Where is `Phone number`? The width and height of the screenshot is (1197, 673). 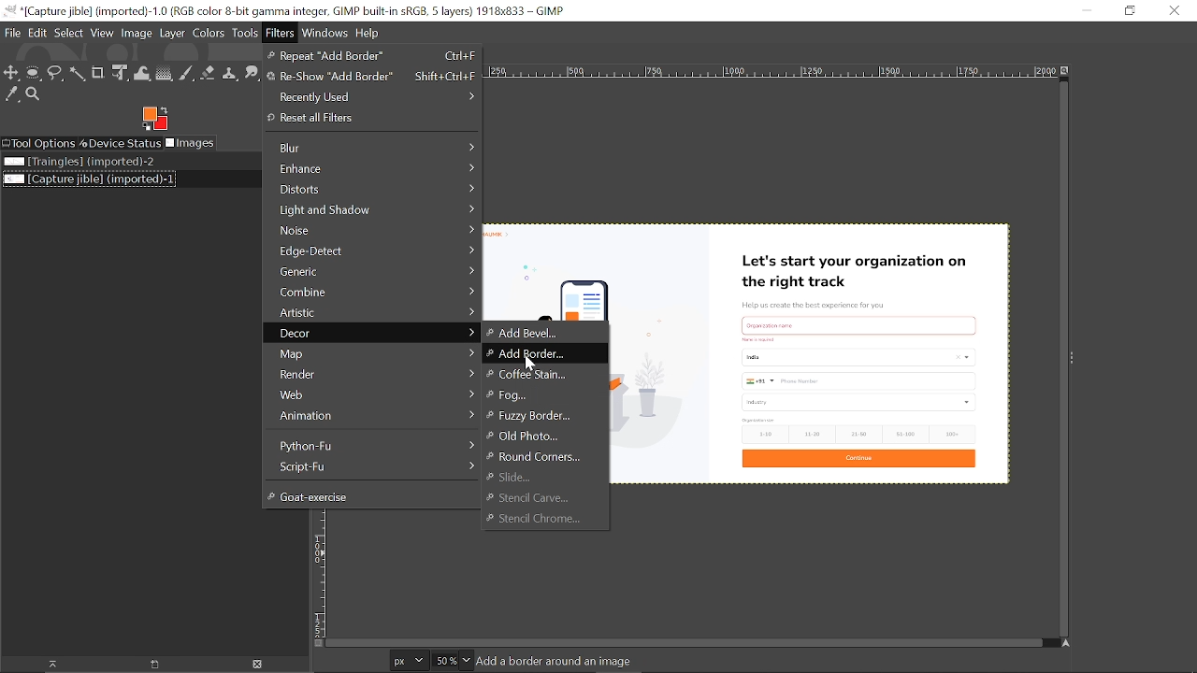
Phone number is located at coordinates (861, 380).